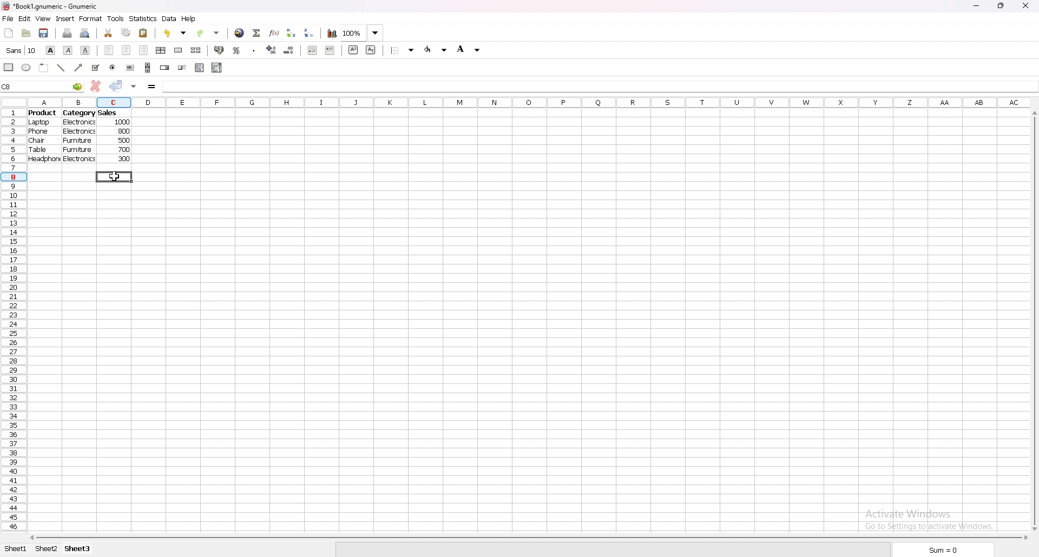 The height and width of the screenshot is (557, 1039). Describe the element at coordinates (114, 178) in the screenshot. I see `selected cell` at that location.